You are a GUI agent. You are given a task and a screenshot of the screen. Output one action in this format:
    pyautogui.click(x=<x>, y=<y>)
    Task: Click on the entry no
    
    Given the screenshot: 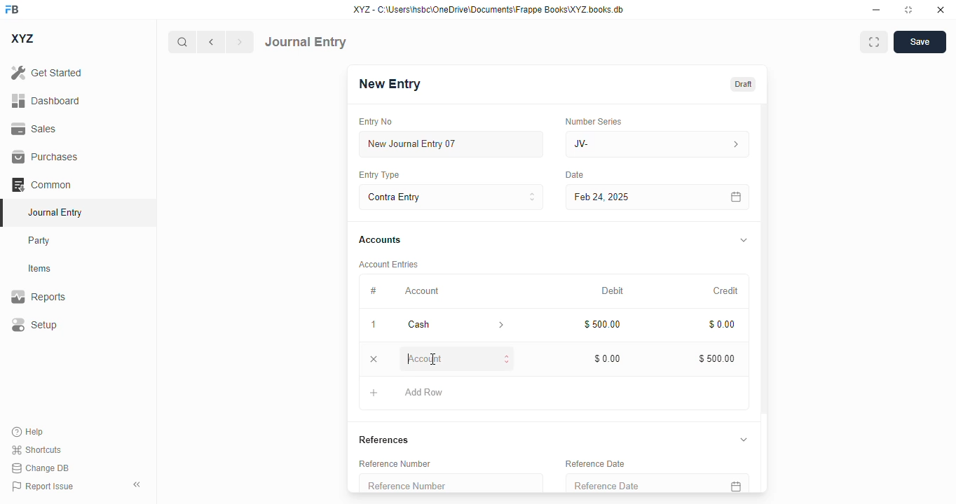 What is the action you would take?
    pyautogui.click(x=376, y=121)
    